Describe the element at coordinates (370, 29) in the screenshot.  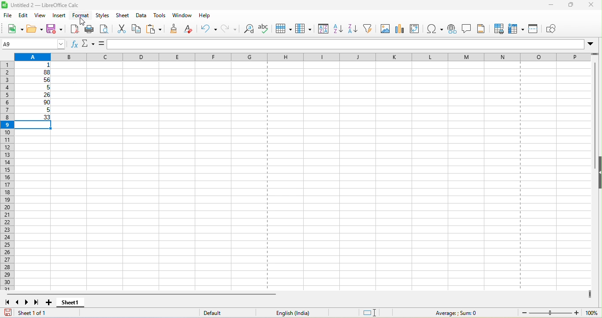
I see `auto filter` at that location.